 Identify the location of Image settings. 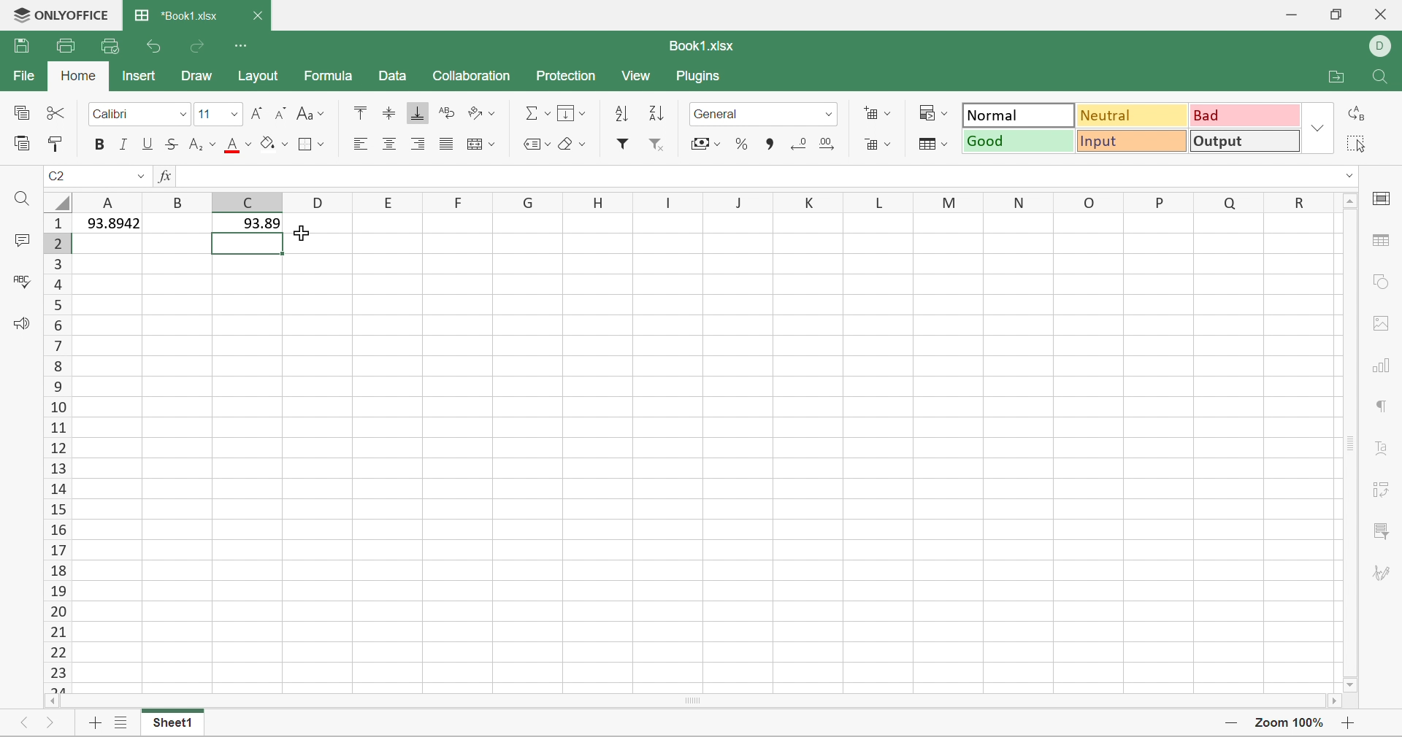
(1379, 323).